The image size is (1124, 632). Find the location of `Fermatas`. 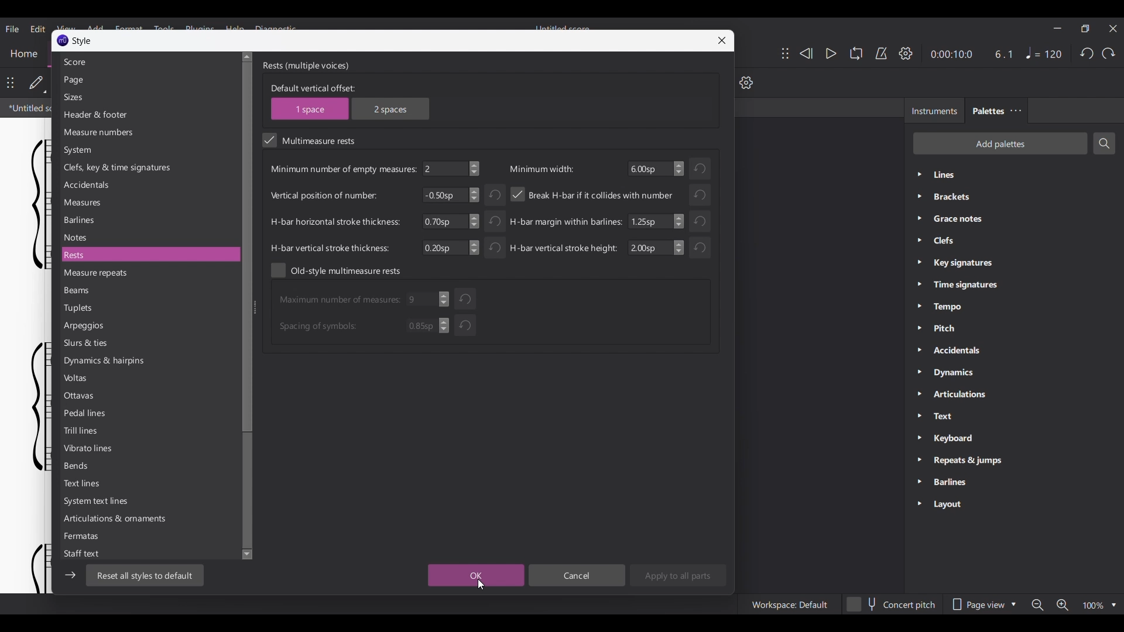

Fermatas is located at coordinates (148, 537).